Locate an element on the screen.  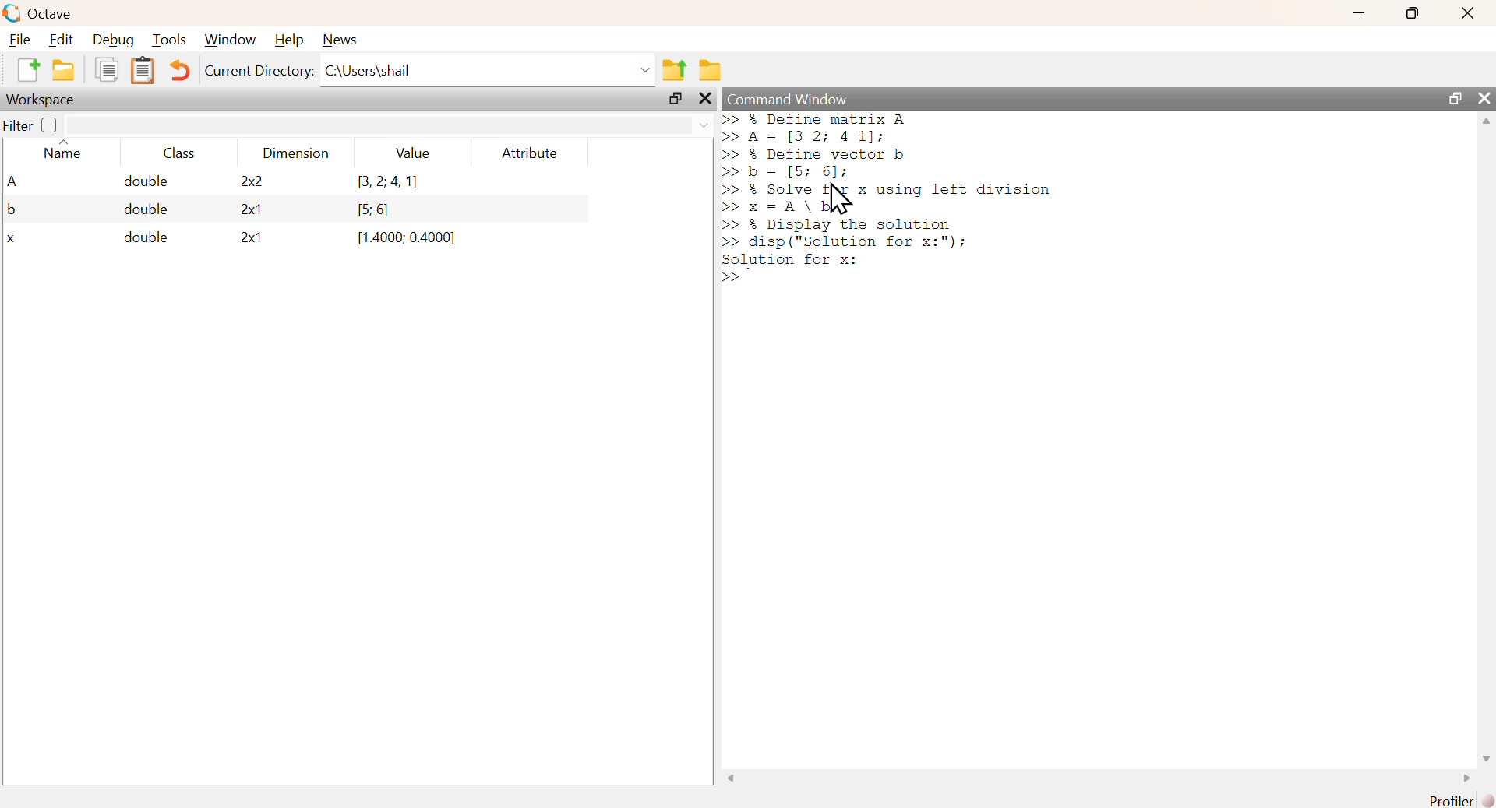
value is located at coordinates (412, 153).